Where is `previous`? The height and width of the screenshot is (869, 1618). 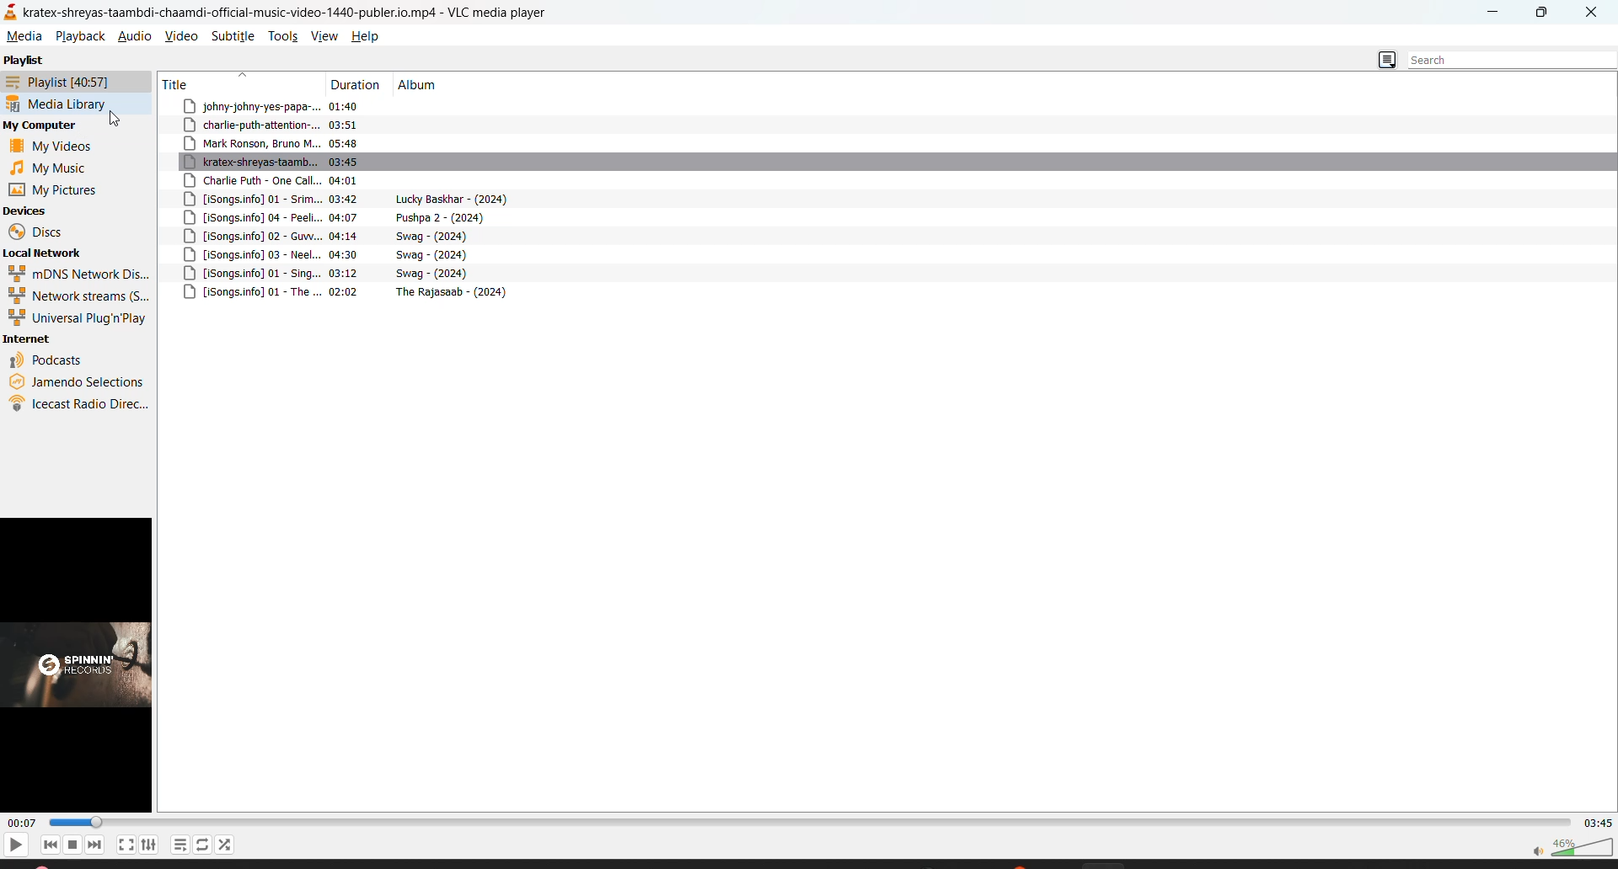 previous is located at coordinates (48, 845).